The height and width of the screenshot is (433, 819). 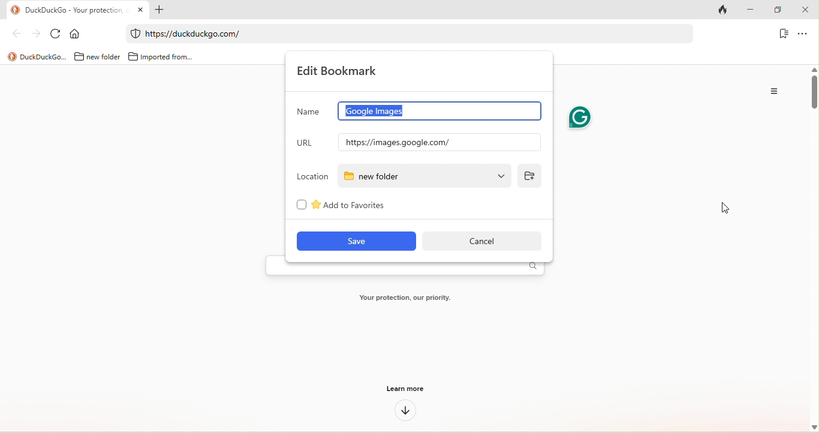 I want to click on close, so click(x=807, y=10).